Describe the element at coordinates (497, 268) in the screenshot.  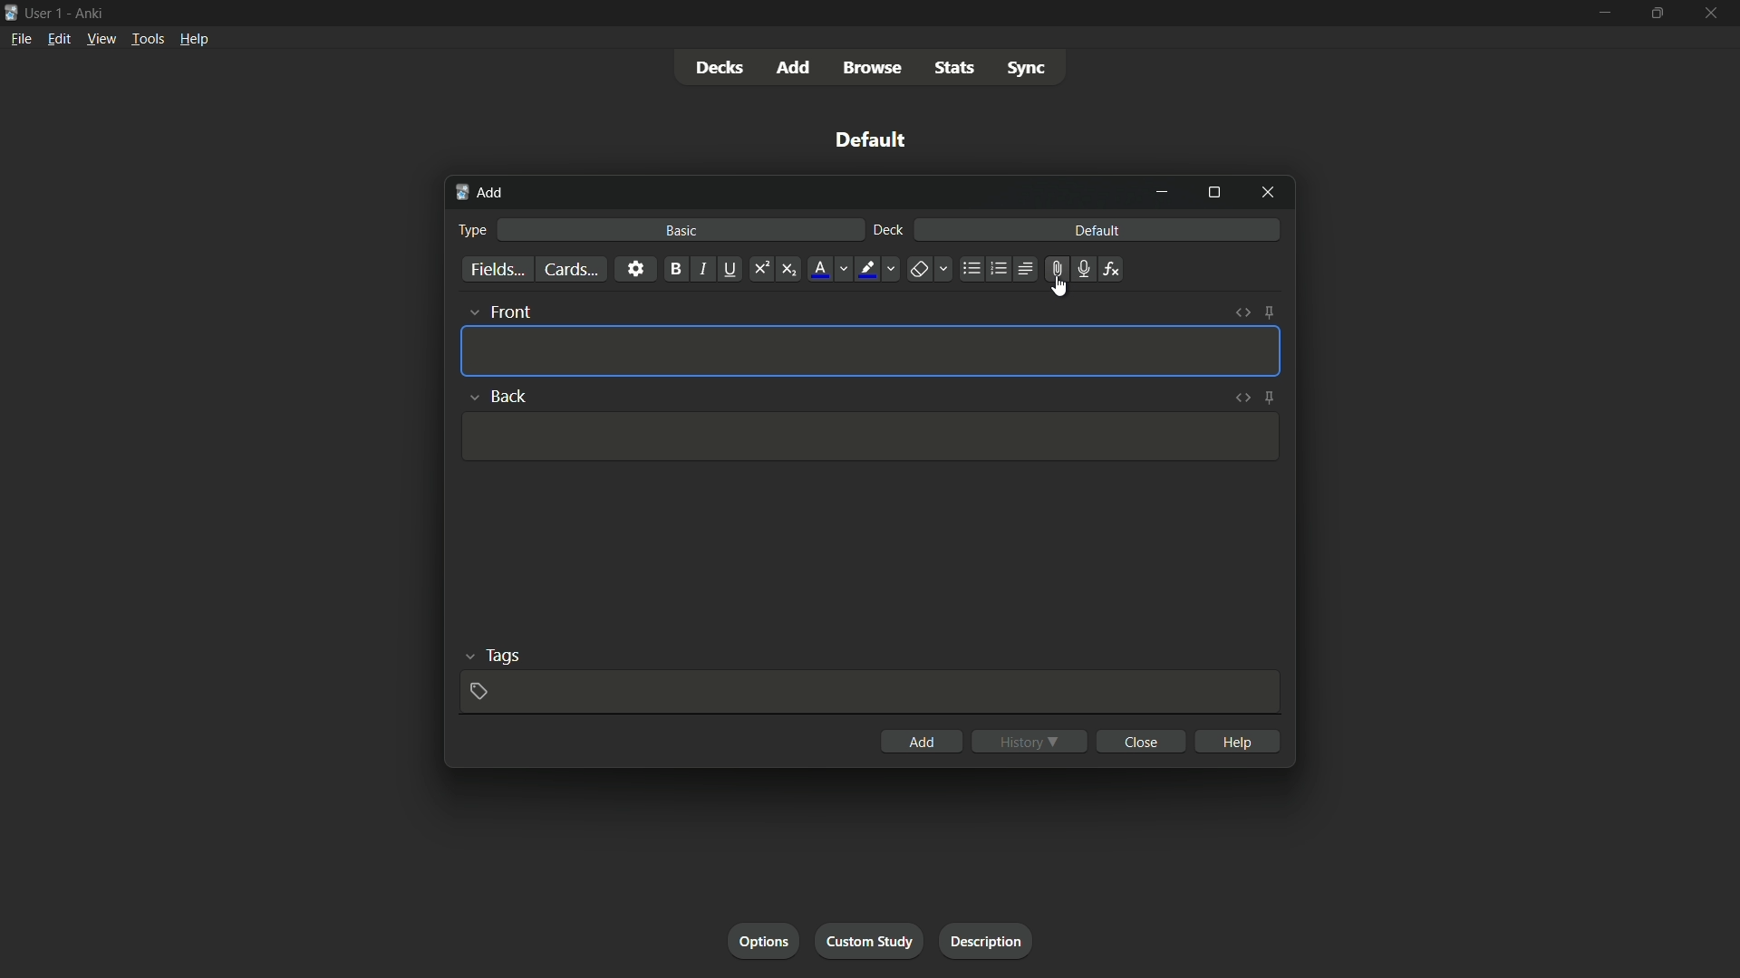
I see `fields` at that location.